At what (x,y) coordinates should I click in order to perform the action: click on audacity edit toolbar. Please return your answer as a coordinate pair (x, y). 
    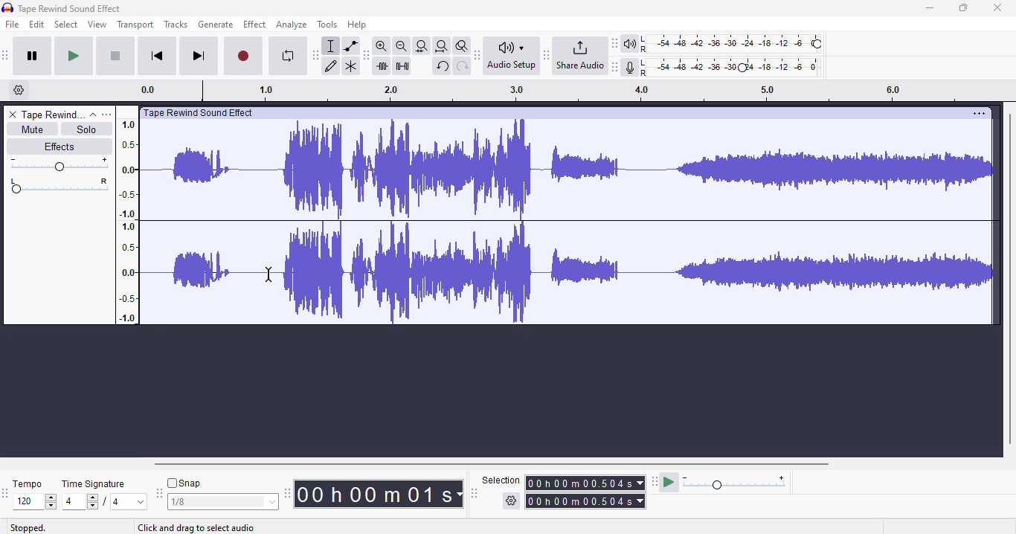
    Looking at the image, I should click on (364, 56).